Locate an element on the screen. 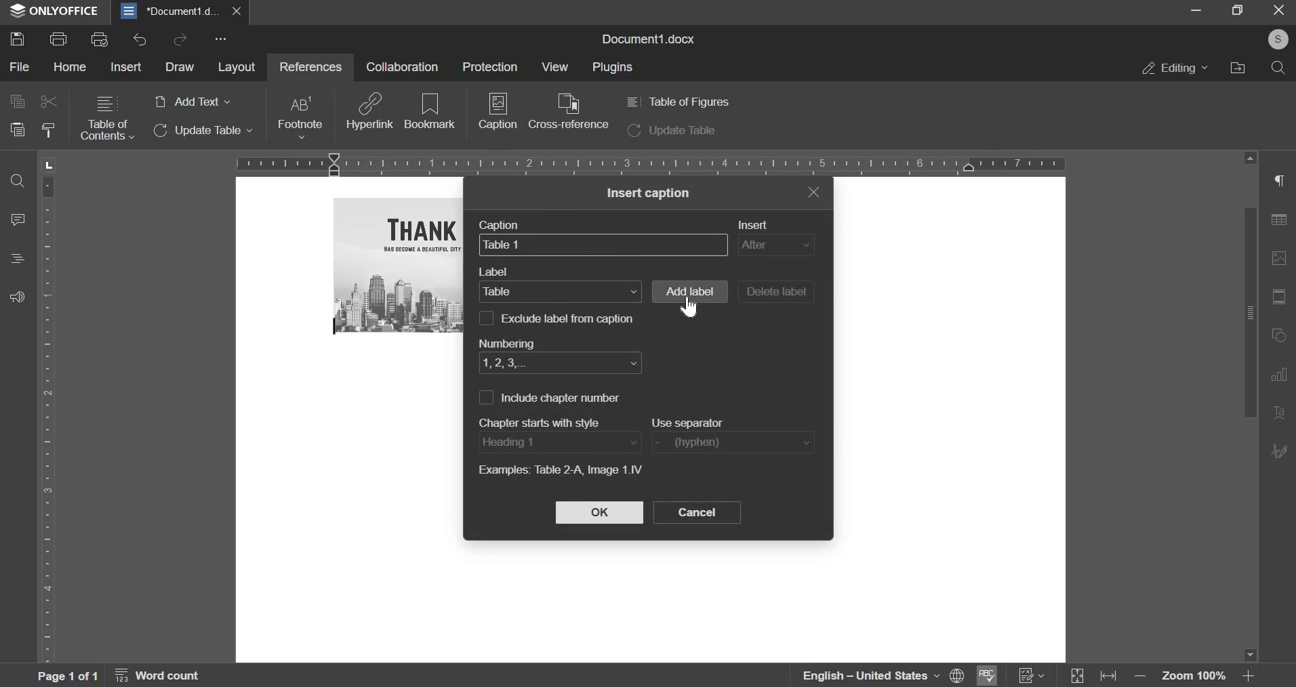  update table is located at coordinates (672, 131).